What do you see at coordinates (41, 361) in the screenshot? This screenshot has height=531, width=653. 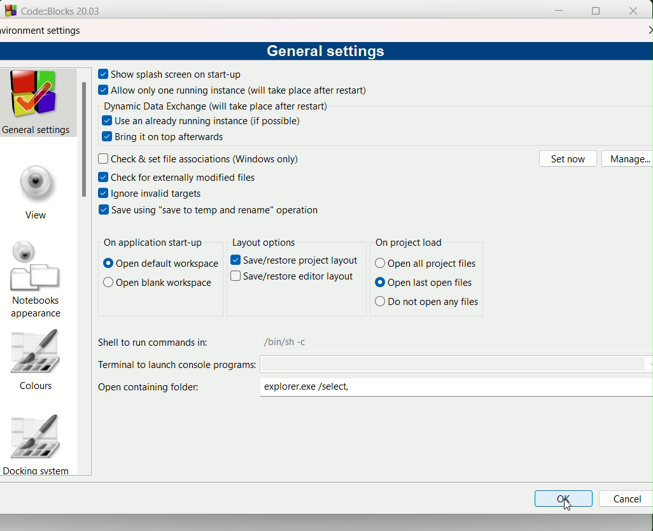 I see `colours` at bounding box center [41, 361].